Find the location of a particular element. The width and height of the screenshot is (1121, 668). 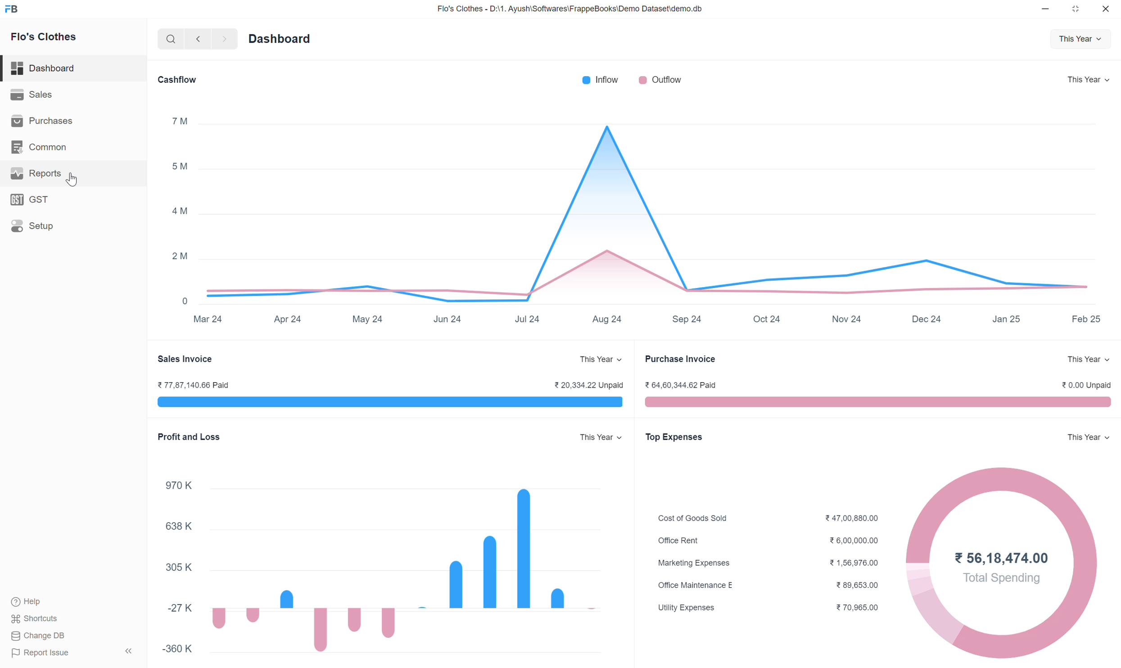

₹ 77,87,140.66 is located at coordinates (191, 384).